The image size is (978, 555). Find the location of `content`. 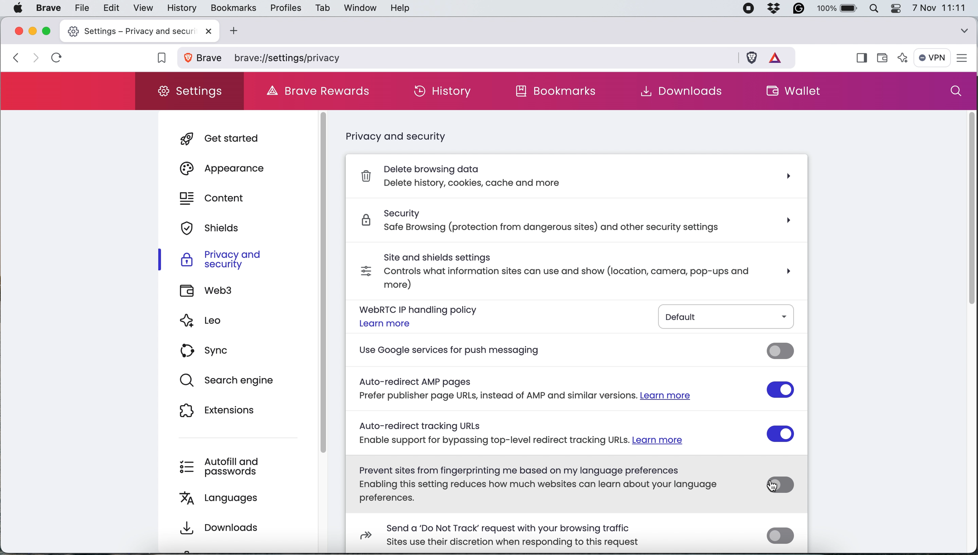

content is located at coordinates (218, 197).